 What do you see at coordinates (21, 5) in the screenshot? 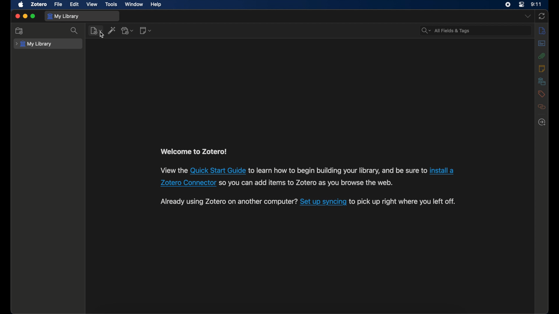
I see `apple icon` at bounding box center [21, 5].